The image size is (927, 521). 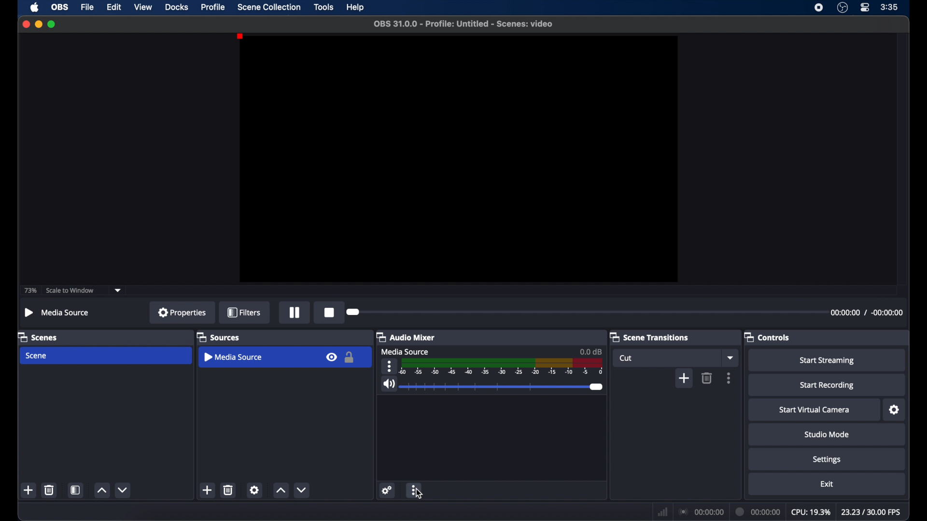 I want to click on settings, so click(x=387, y=490).